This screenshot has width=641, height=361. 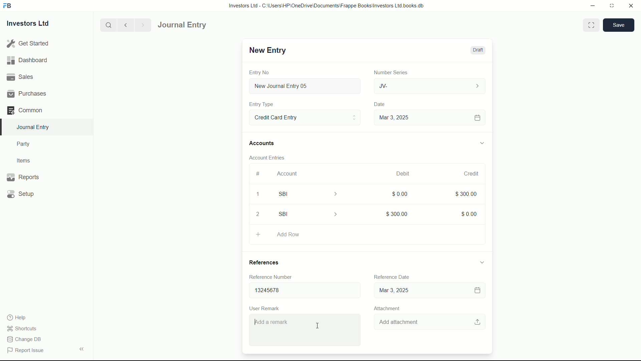 What do you see at coordinates (327, 5) in the screenshot?
I see `Investors Ltd - C:\Users\HP\OneDrive\Documents\Frappe Books\Investors Ltd books.db` at bounding box center [327, 5].